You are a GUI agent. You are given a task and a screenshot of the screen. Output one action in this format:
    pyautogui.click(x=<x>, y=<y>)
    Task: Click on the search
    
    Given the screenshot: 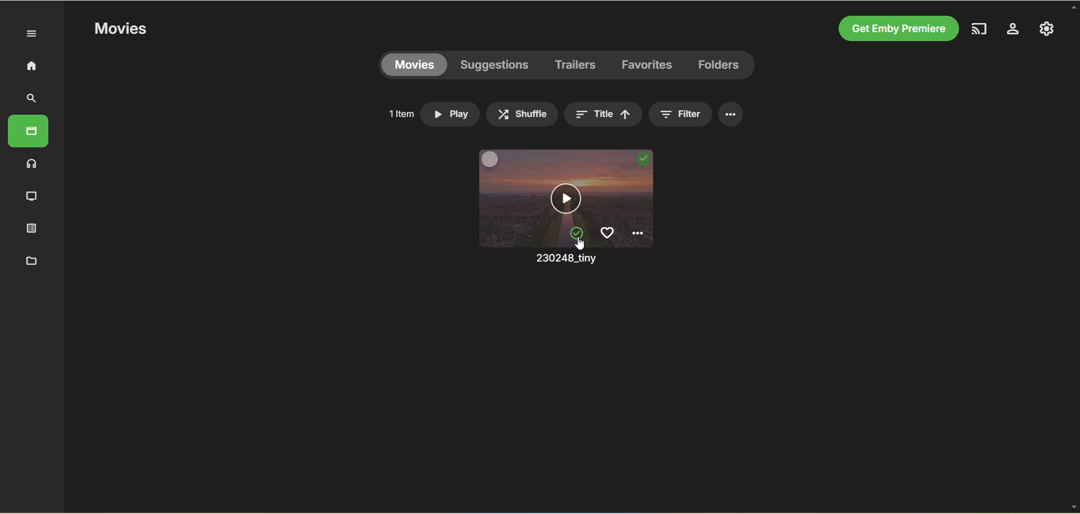 What is the action you would take?
    pyautogui.click(x=33, y=98)
    